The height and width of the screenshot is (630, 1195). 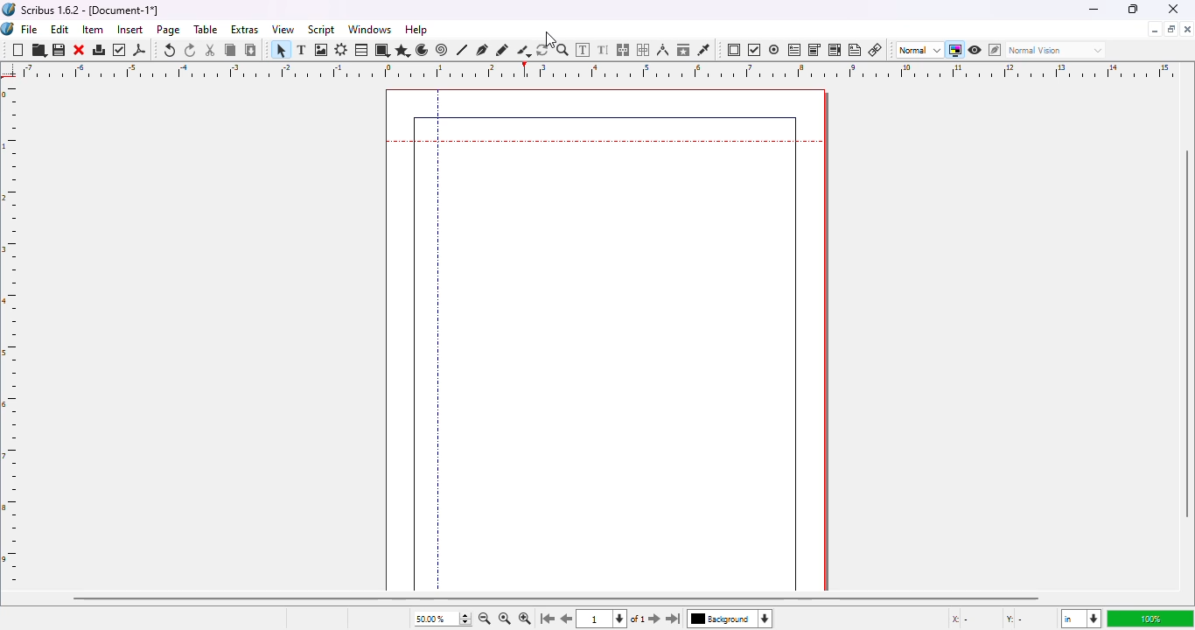 I want to click on vertical guide, so click(x=439, y=371).